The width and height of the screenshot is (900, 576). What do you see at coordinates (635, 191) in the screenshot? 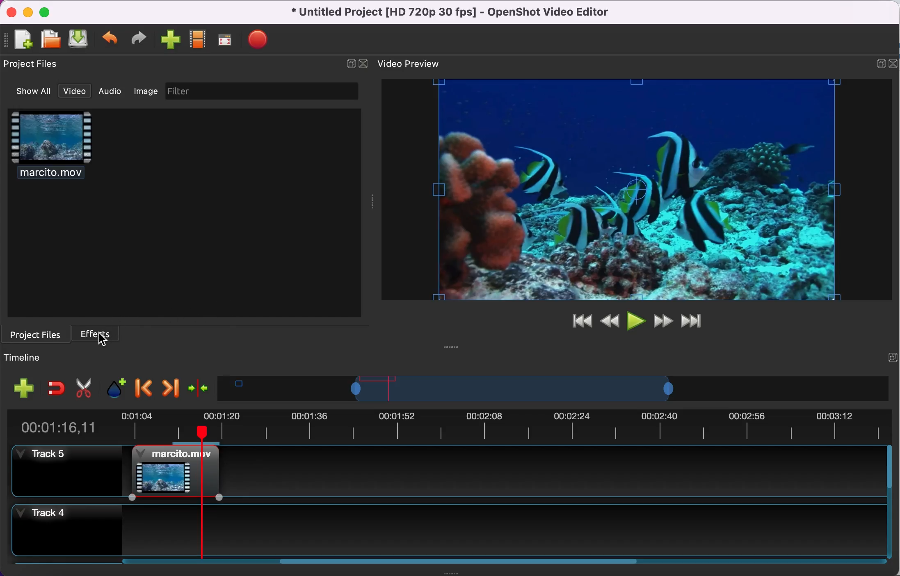
I see `video preview` at bounding box center [635, 191].